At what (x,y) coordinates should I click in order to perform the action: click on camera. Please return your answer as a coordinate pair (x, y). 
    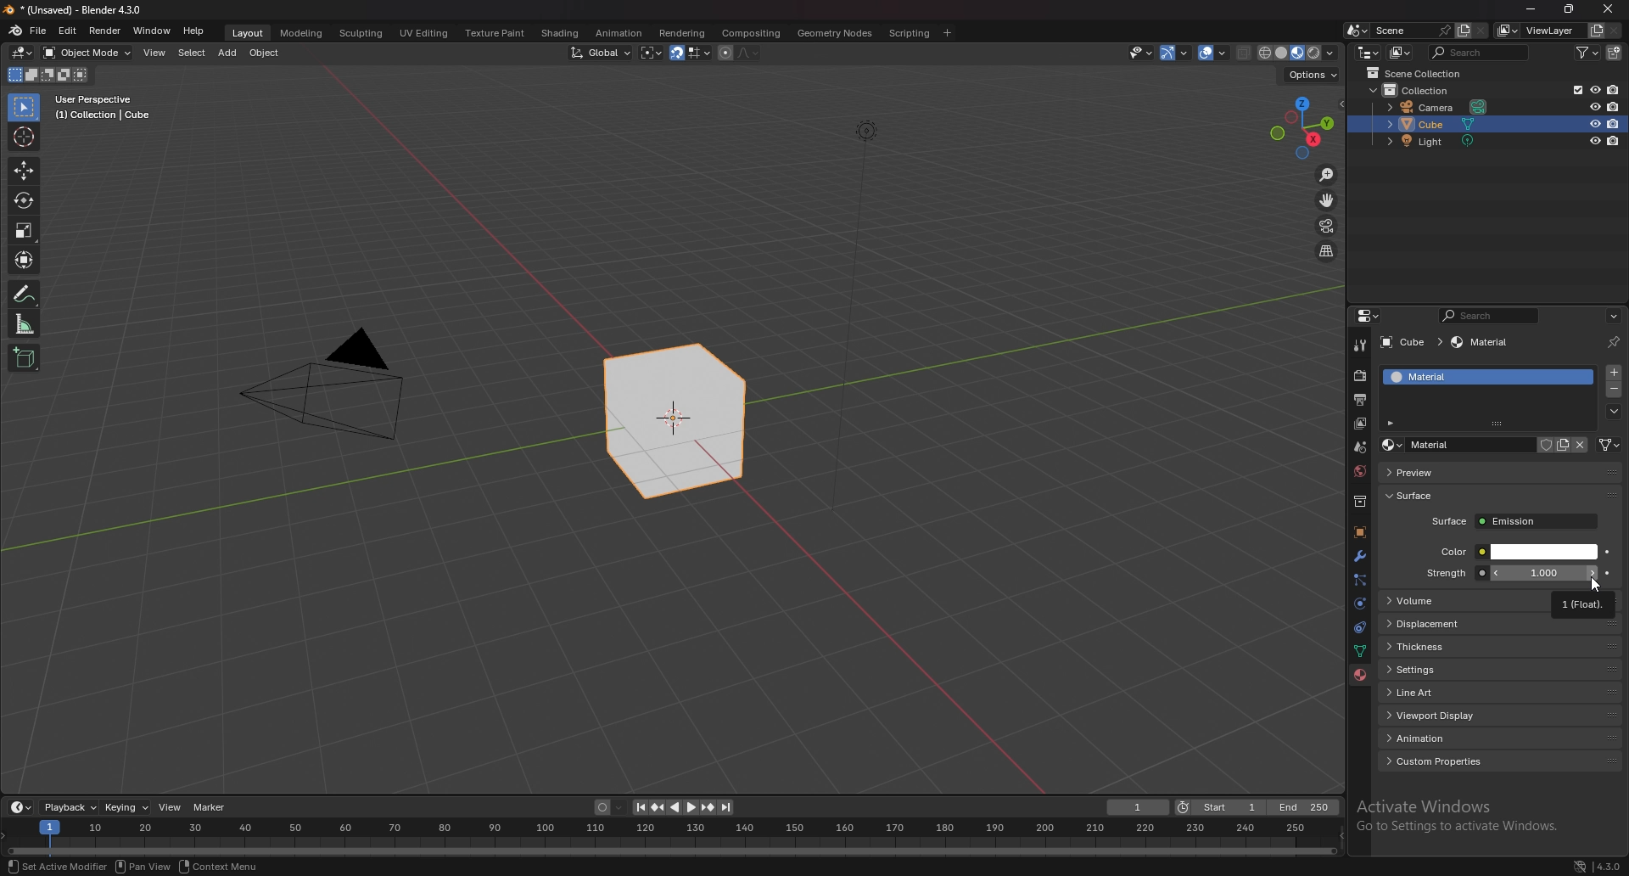
    Looking at the image, I should click on (1440, 108).